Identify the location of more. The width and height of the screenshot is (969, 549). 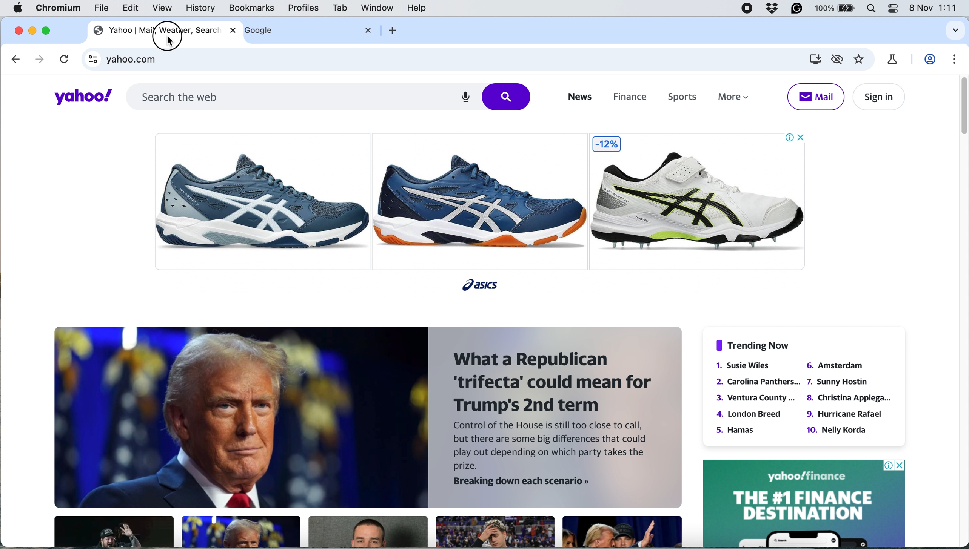
(737, 99).